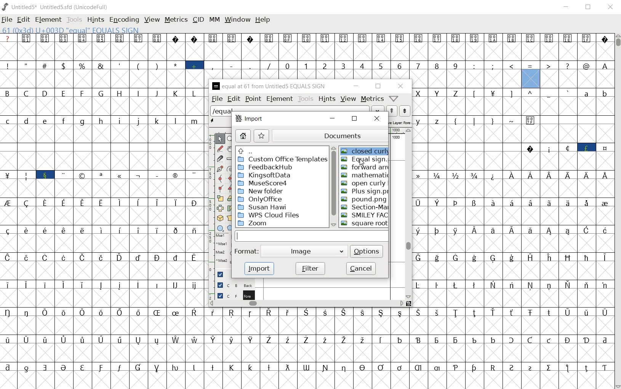 Image resolution: width=621 pixels, height=389 pixels. Describe the element at coordinates (261, 136) in the screenshot. I see `star` at that location.